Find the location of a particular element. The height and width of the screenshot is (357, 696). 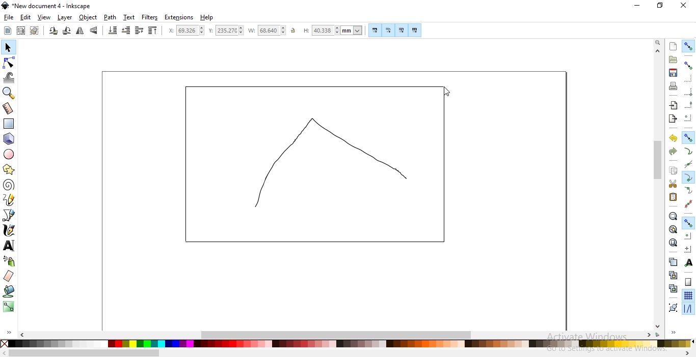

print document is located at coordinates (673, 86).